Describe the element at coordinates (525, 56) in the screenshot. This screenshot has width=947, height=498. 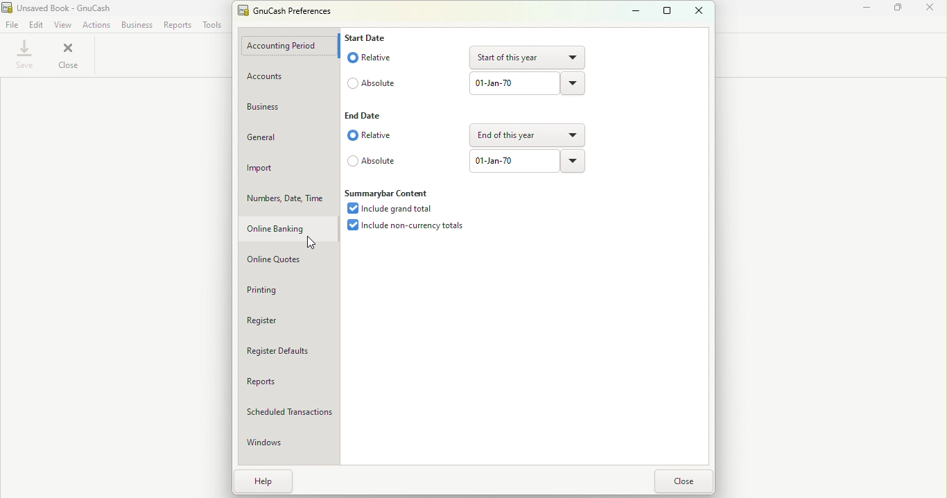
I see `Start of this year` at that location.